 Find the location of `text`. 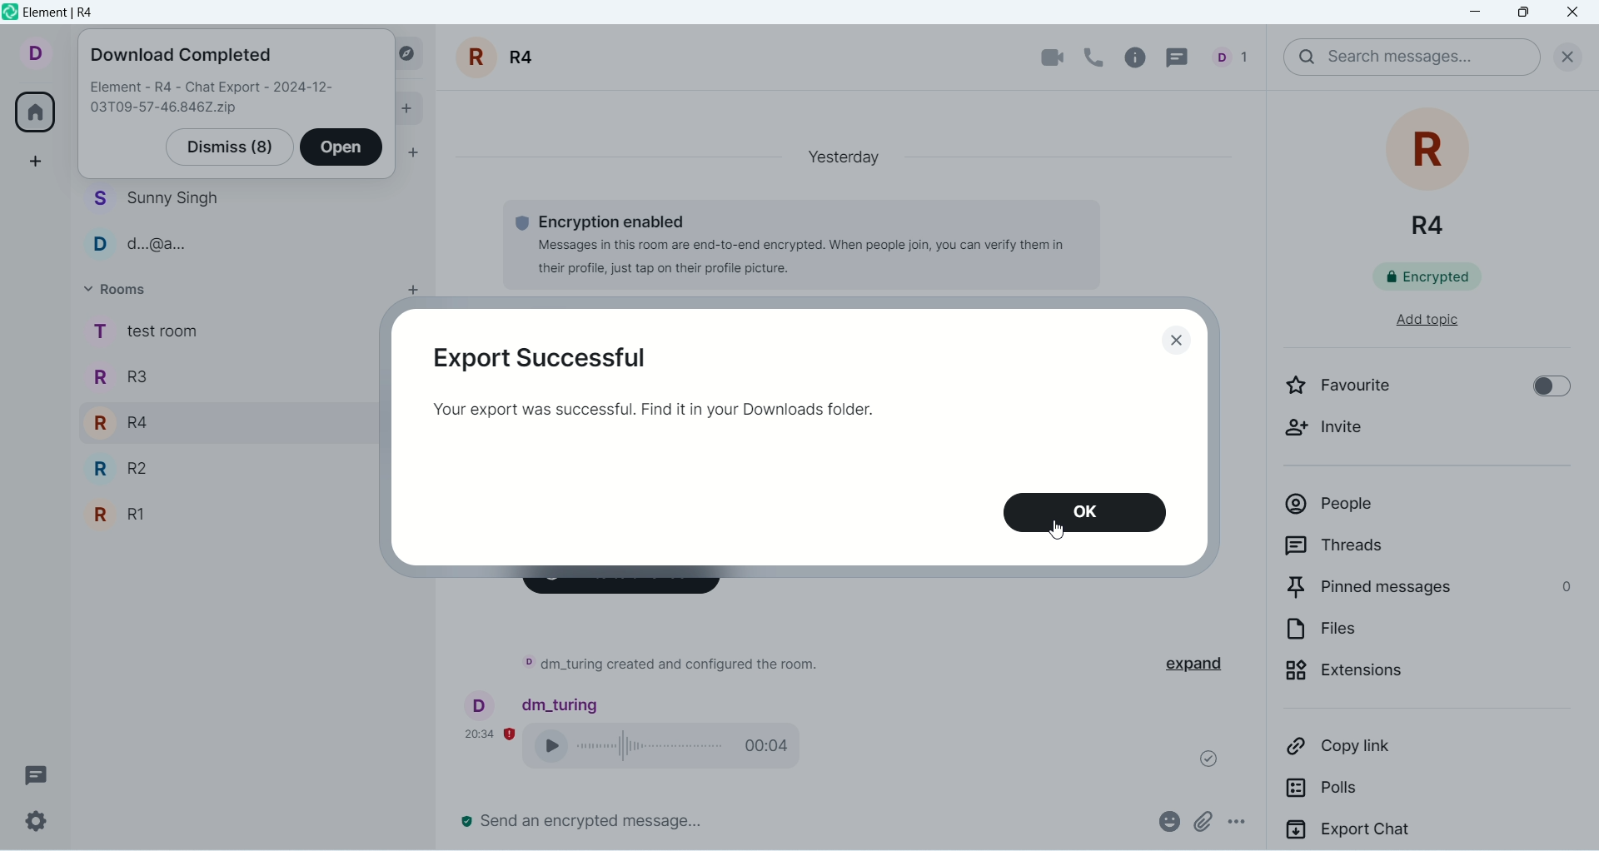

text is located at coordinates (668, 667).